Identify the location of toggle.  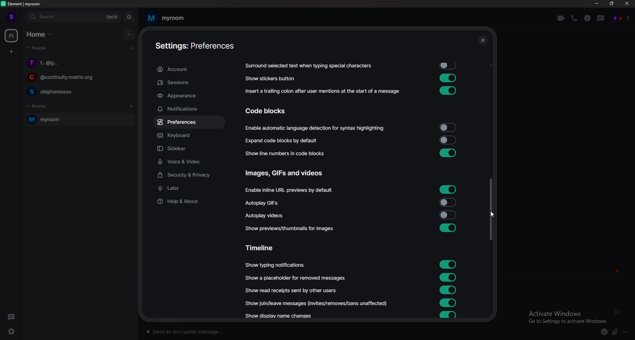
(447, 140).